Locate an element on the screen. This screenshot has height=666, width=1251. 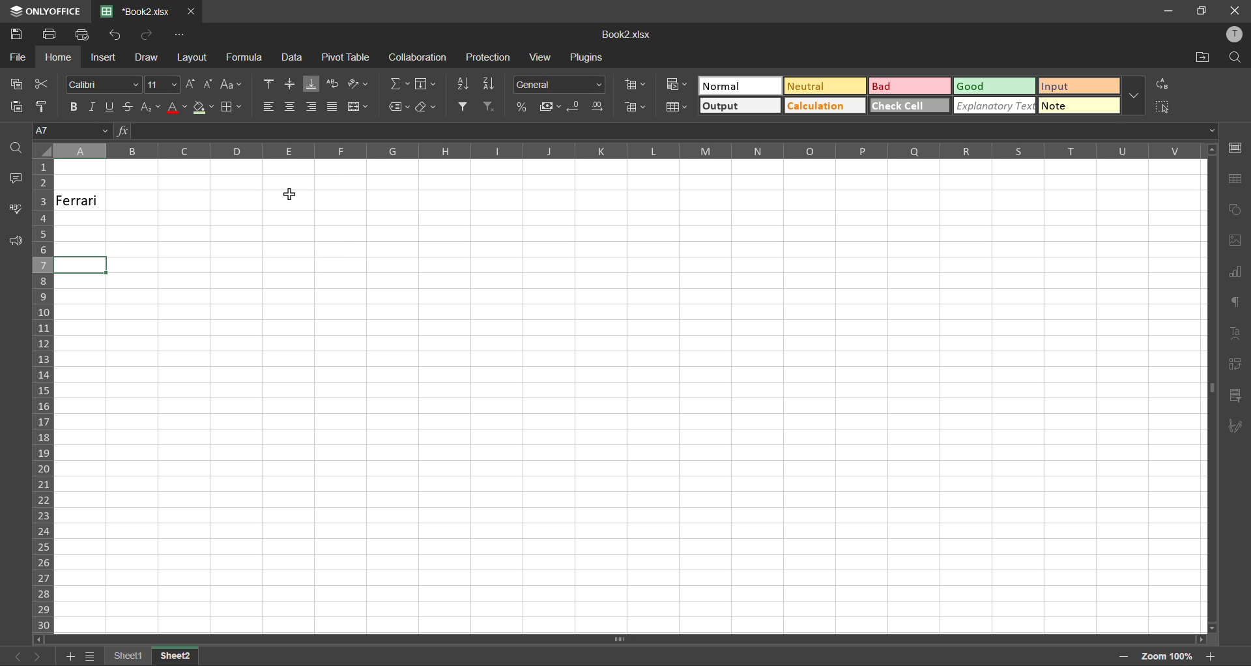
zoom out is located at coordinates (1117, 656).